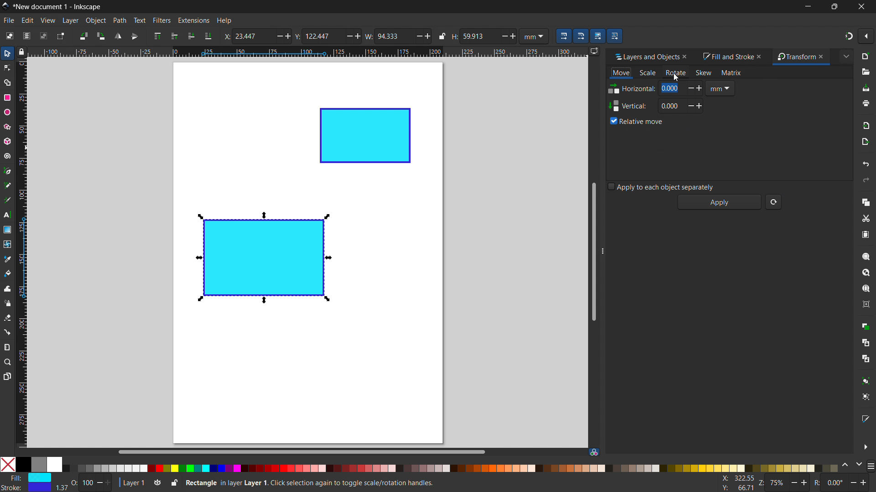 The image size is (876, 492). What do you see at coordinates (680, 106) in the screenshot?
I see `0.00` at bounding box center [680, 106].